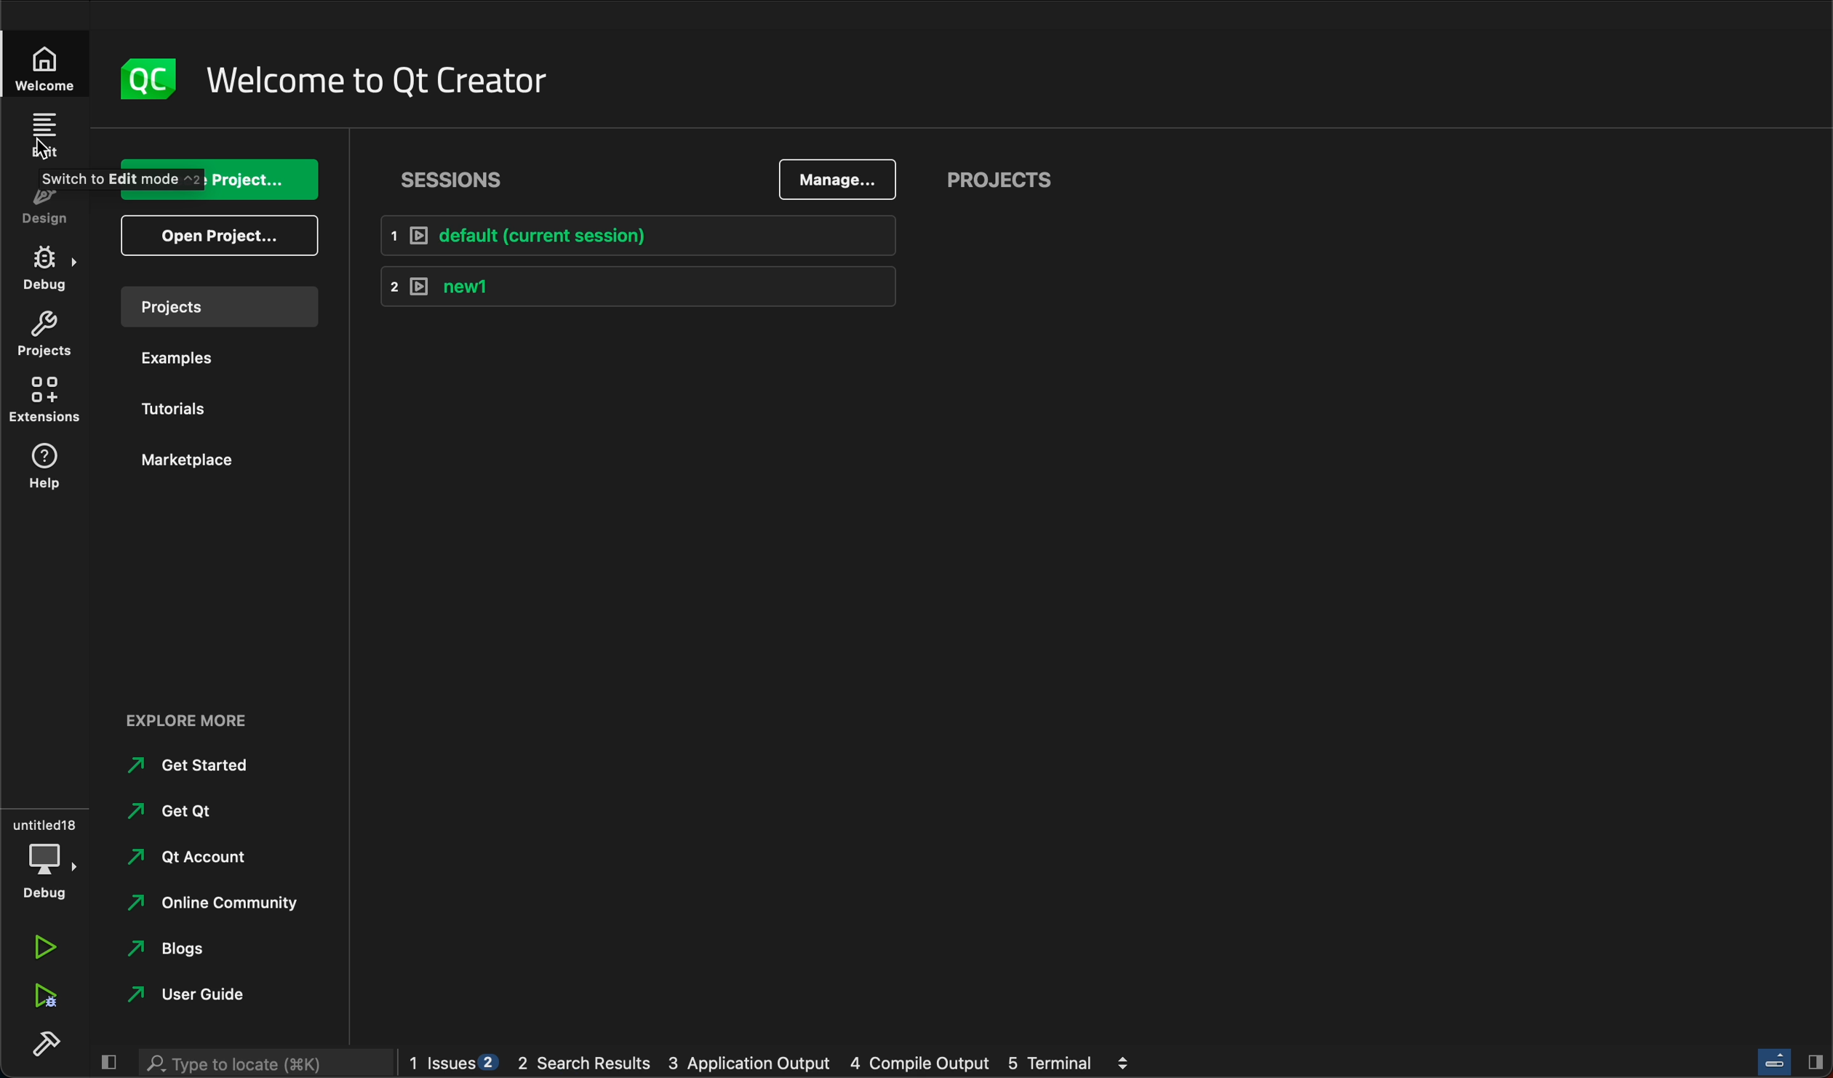 This screenshot has width=1833, height=1078. What do you see at coordinates (194, 762) in the screenshot?
I see `get started` at bounding box center [194, 762].